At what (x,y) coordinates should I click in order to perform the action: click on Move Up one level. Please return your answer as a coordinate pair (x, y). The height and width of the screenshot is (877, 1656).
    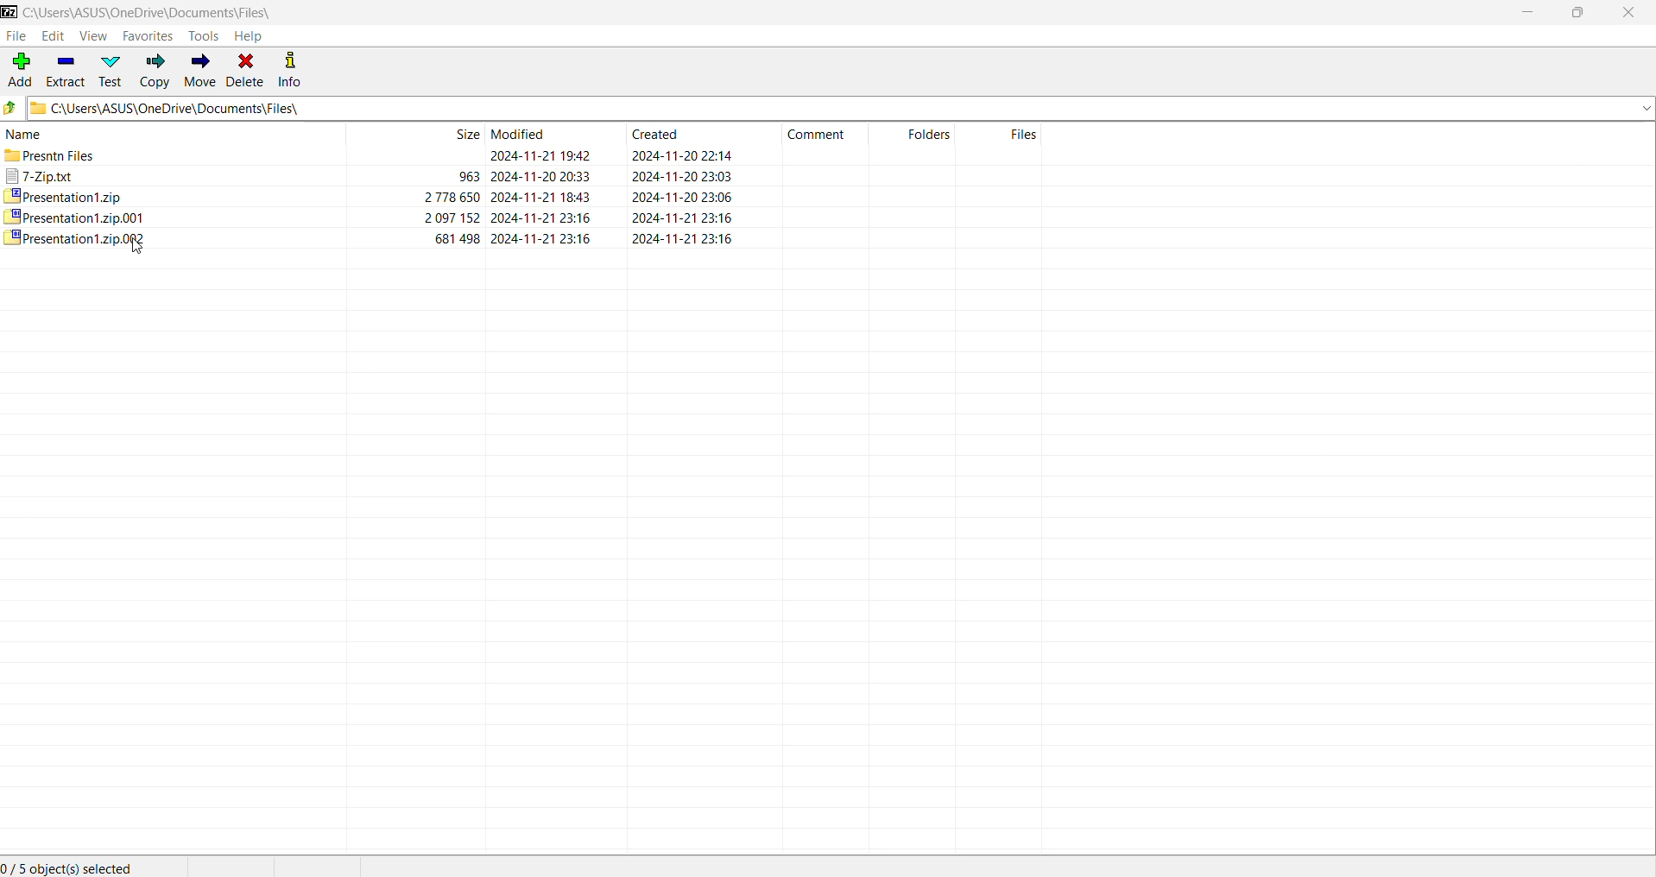
    Looking at the image, I should click on (12, 107).